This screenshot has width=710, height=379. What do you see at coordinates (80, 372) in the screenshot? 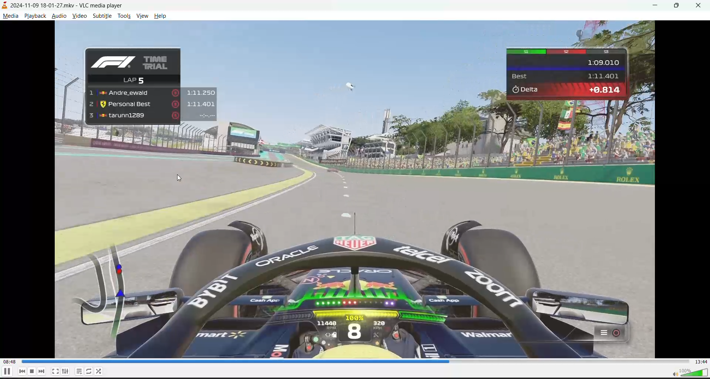
I see `playlists` at bounding box center [80, 372].